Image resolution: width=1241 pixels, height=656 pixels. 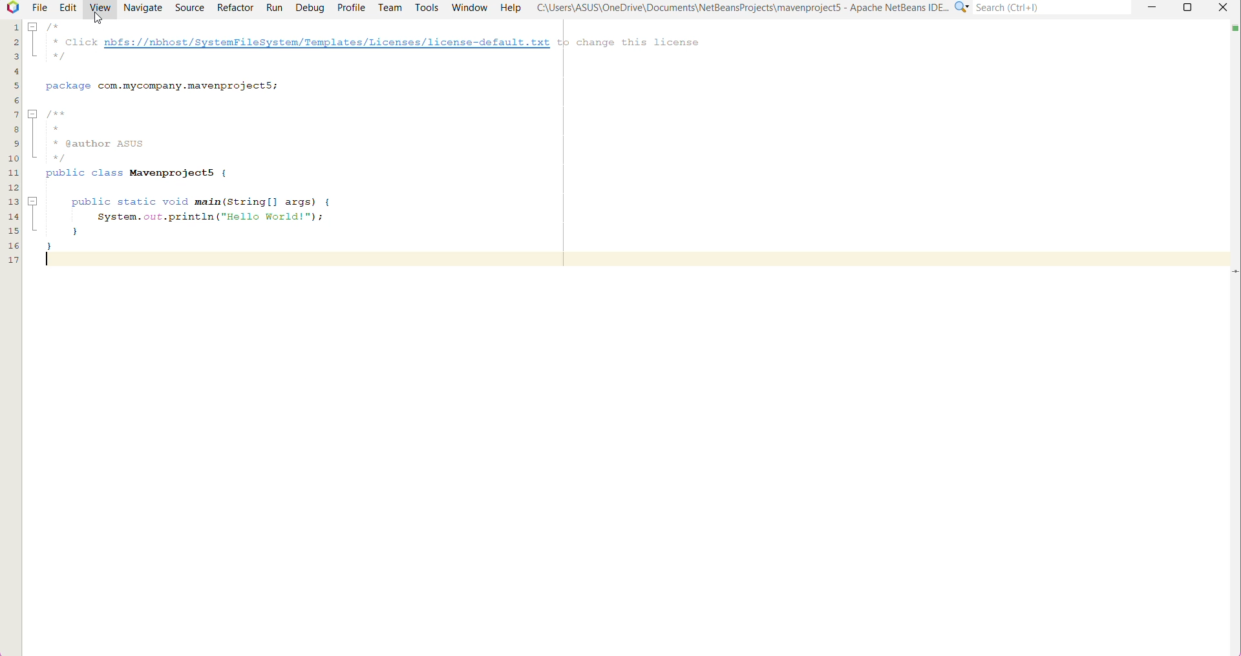 What do you see at coordinates (39, 8) in the screenshot?
I see `File` at bounding box center [39, 8].